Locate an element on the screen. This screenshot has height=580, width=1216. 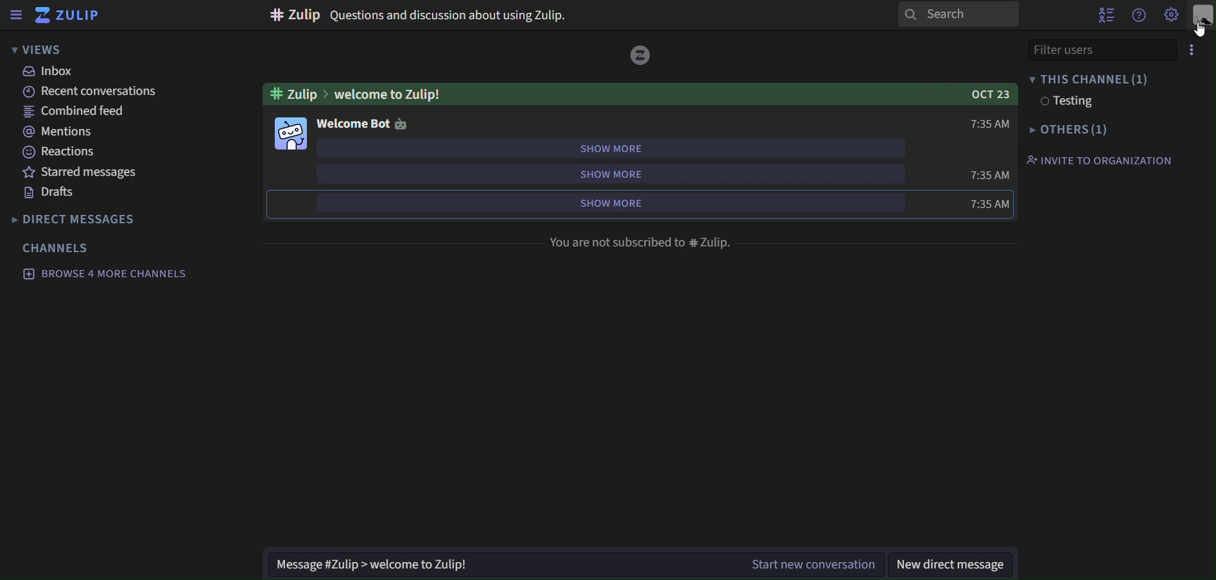
start new conversation is located at coordinates (573, 566).